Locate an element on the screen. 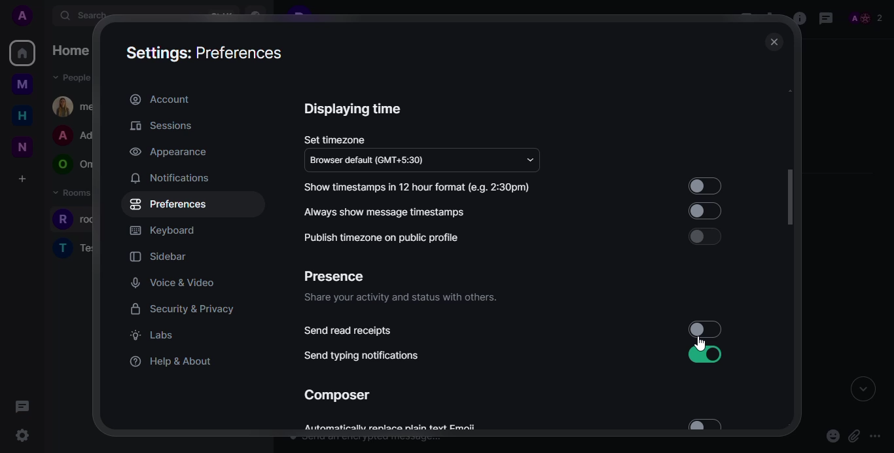 This screenshot has height=453, width=894. appearance is located at coordinates (167, 153).